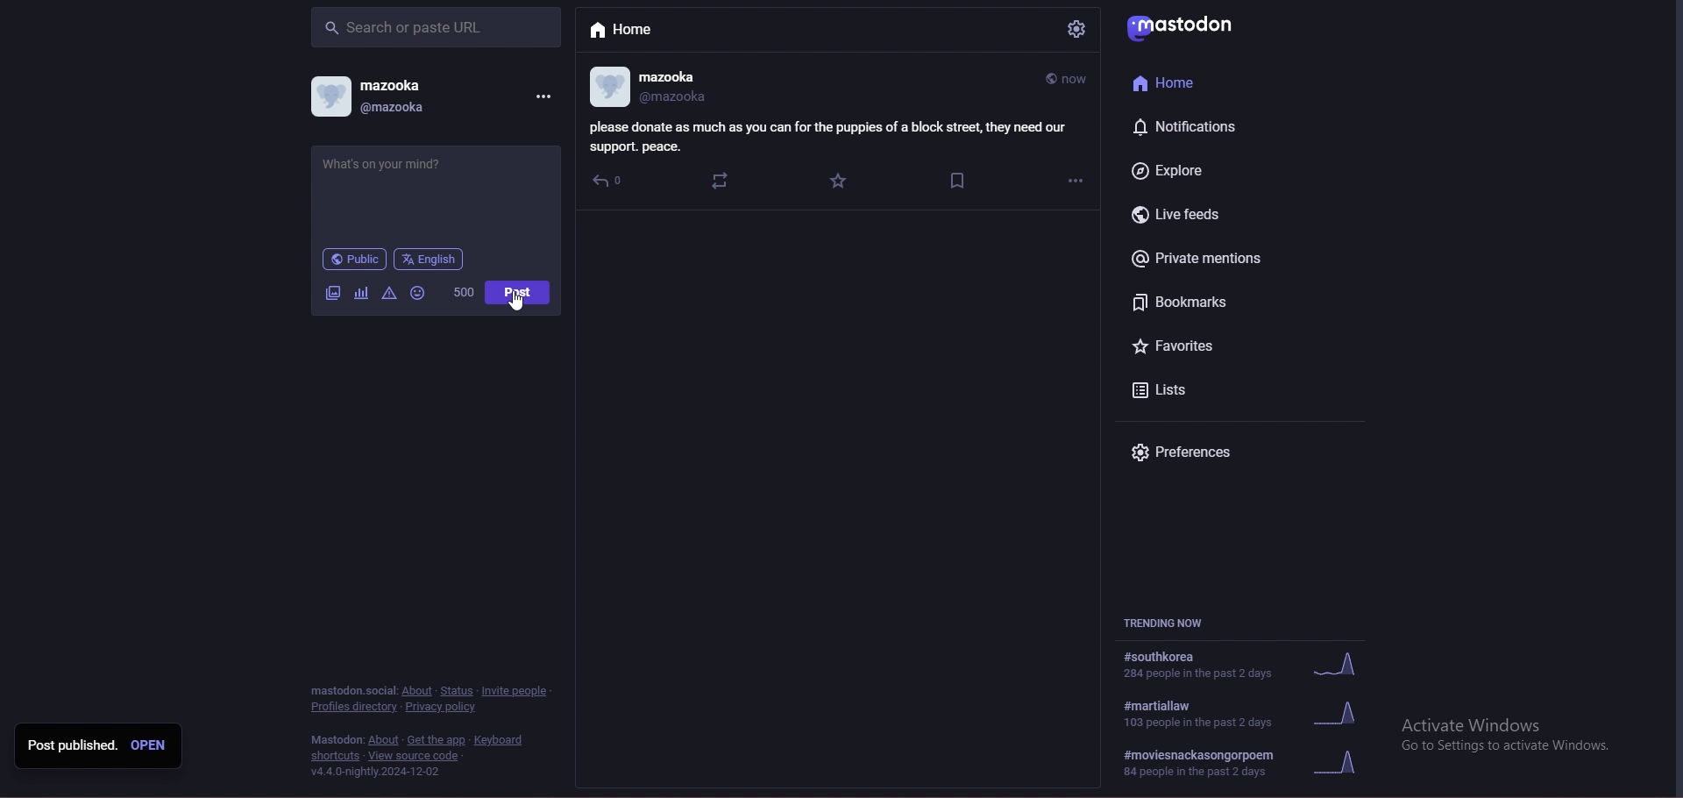 This screenshot has height=798, width=1683. I want to click on settings, so click(1078, 30).